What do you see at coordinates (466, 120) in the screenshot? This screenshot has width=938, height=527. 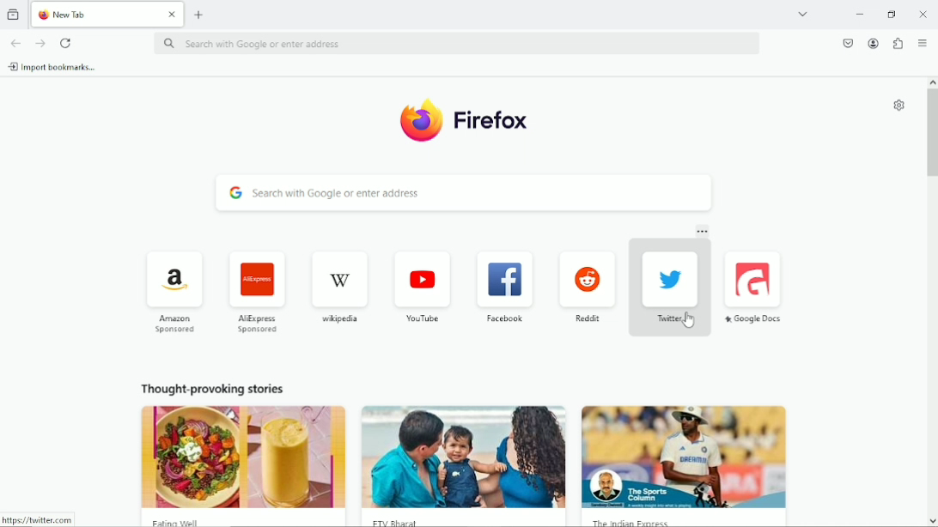 I see `Firefox` at bounding box center [466, 120].